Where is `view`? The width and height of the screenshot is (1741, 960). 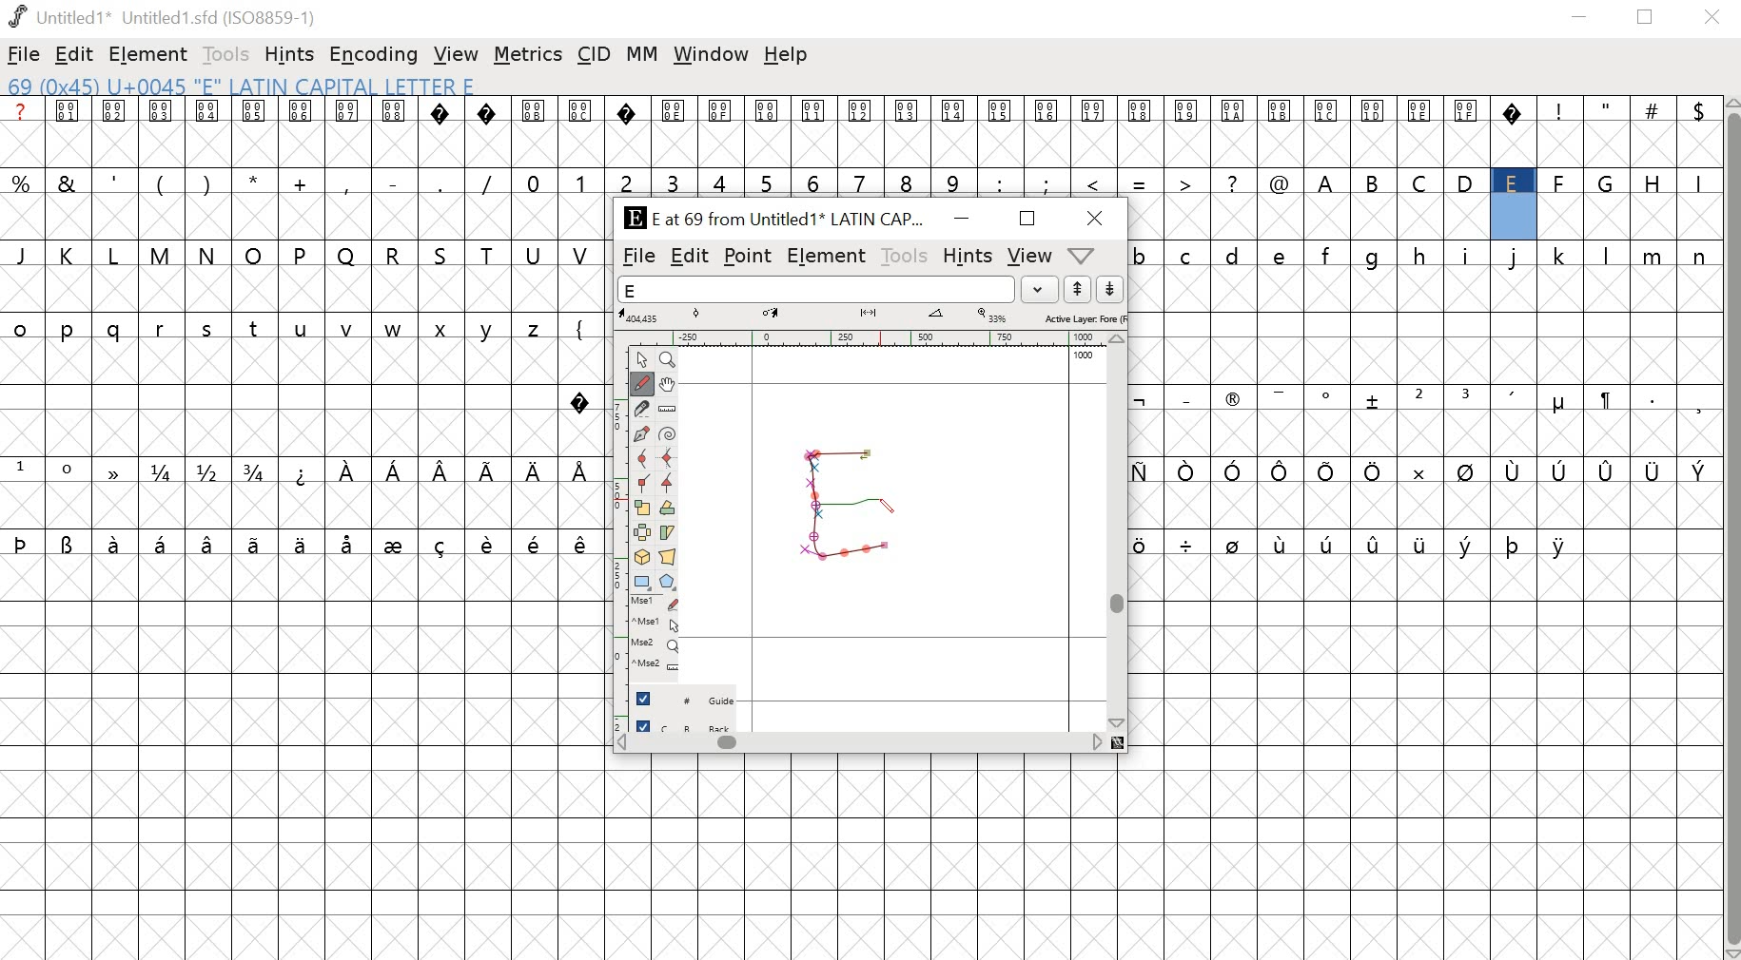 view is located at coordinates (457, 54).